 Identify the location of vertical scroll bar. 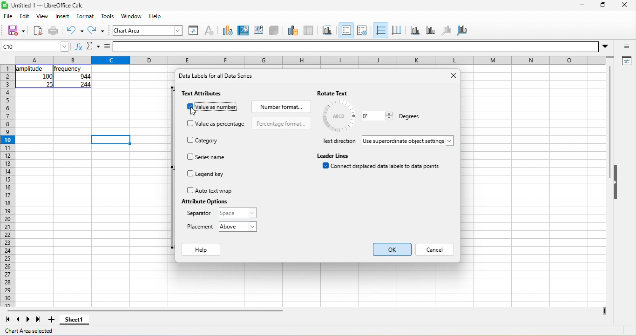
(609, 123).